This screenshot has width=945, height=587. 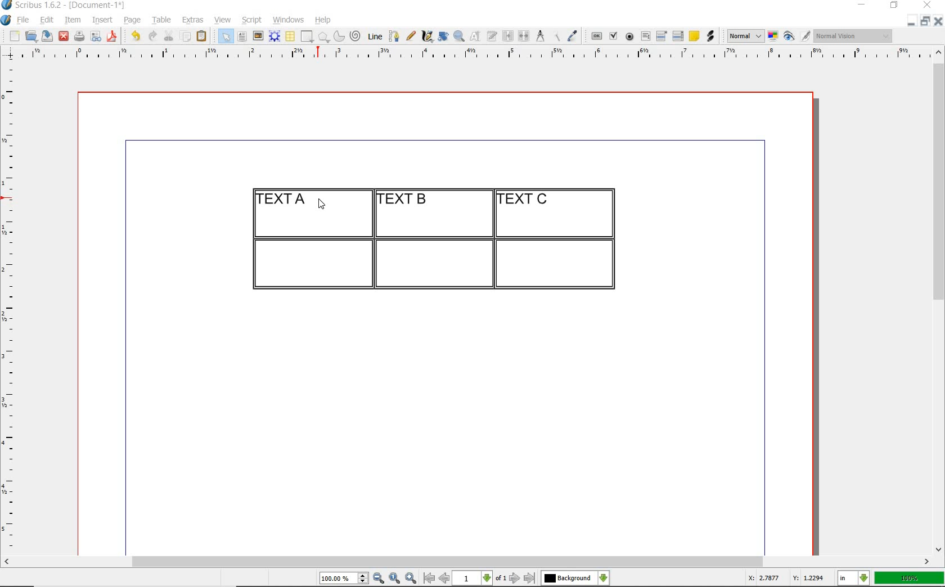 What do you see at coordinates (259, 36) in the screenshot?
I see `image frame` at bounding box center [259, 36].